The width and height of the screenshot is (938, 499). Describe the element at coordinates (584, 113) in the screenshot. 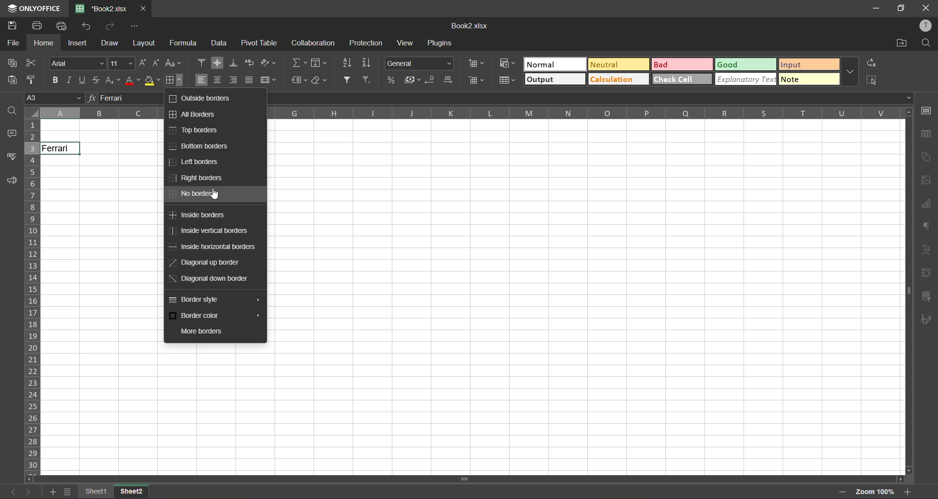

I see `column names` at that location.